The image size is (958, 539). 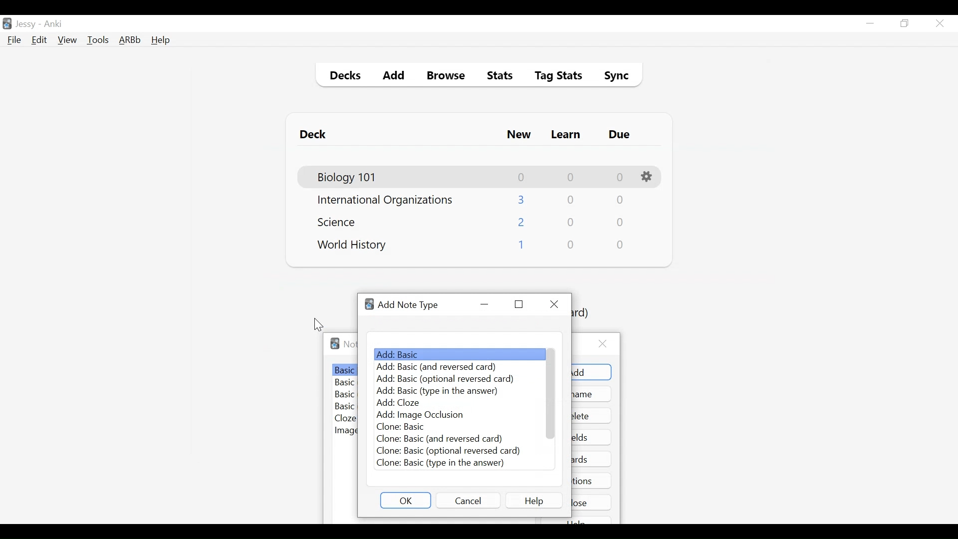 I want to click on Stats, so click(x=496, y=76).